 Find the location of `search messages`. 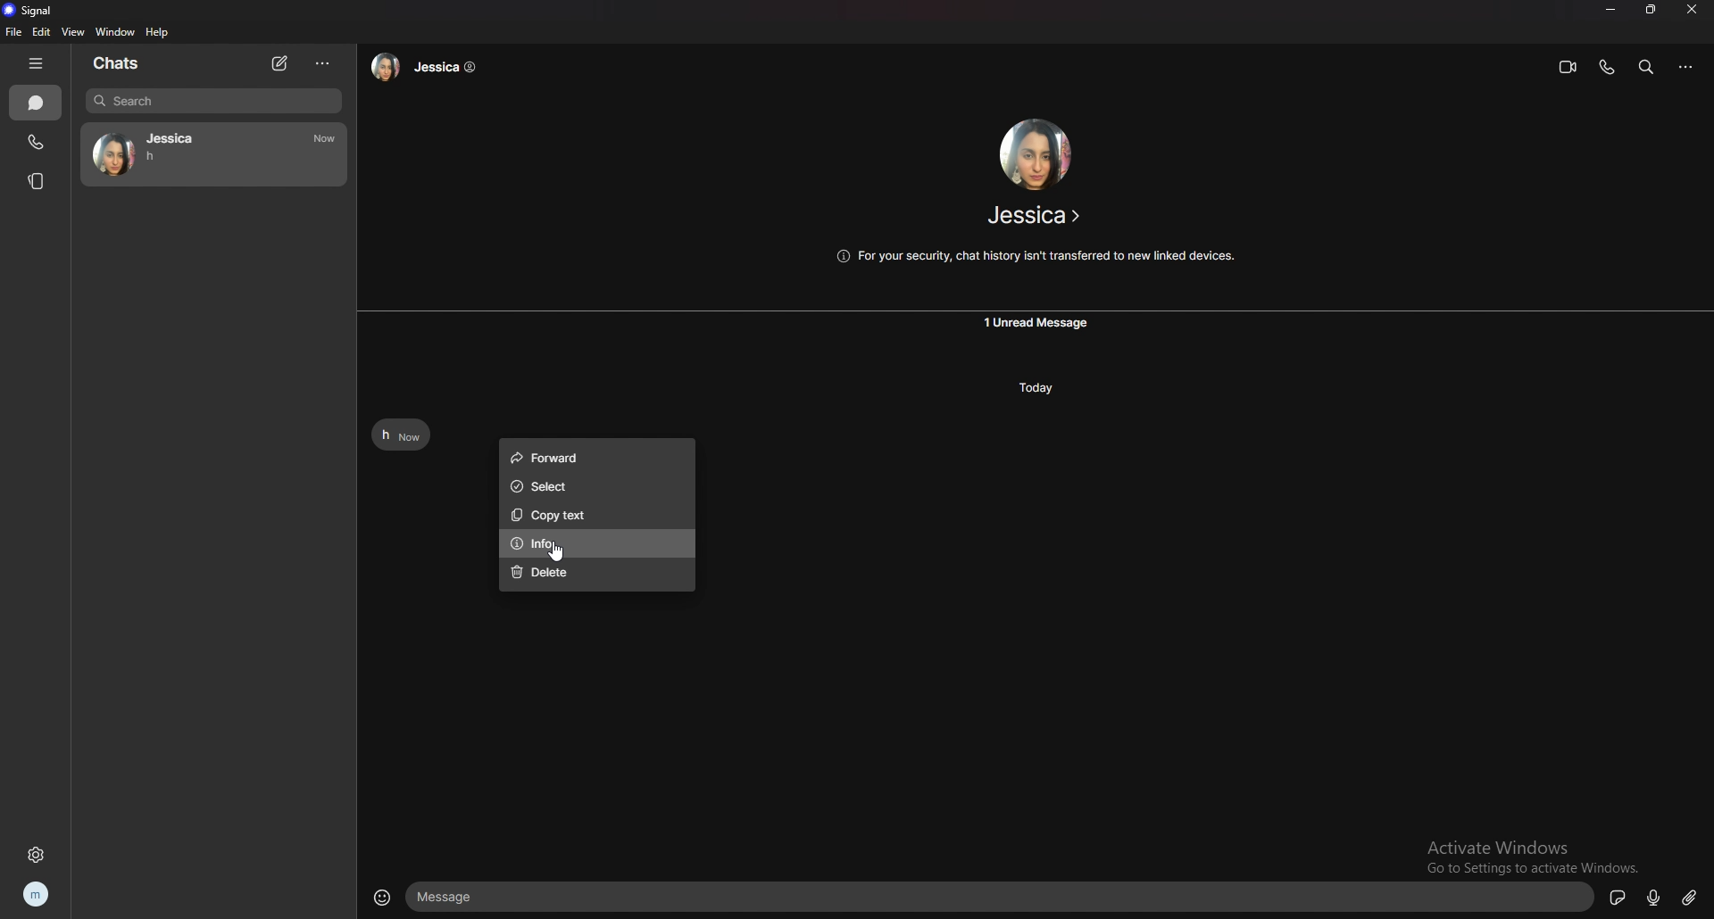

search messages is located at coordinates (1646, 68).